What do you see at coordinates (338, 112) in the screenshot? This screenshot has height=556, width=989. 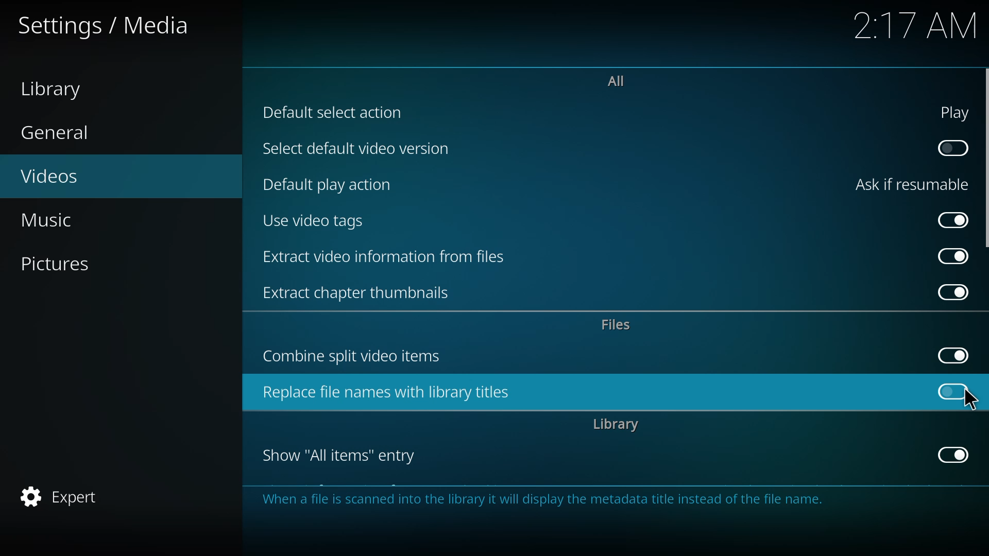 I see `default selection` at bounding box center [338, 112].